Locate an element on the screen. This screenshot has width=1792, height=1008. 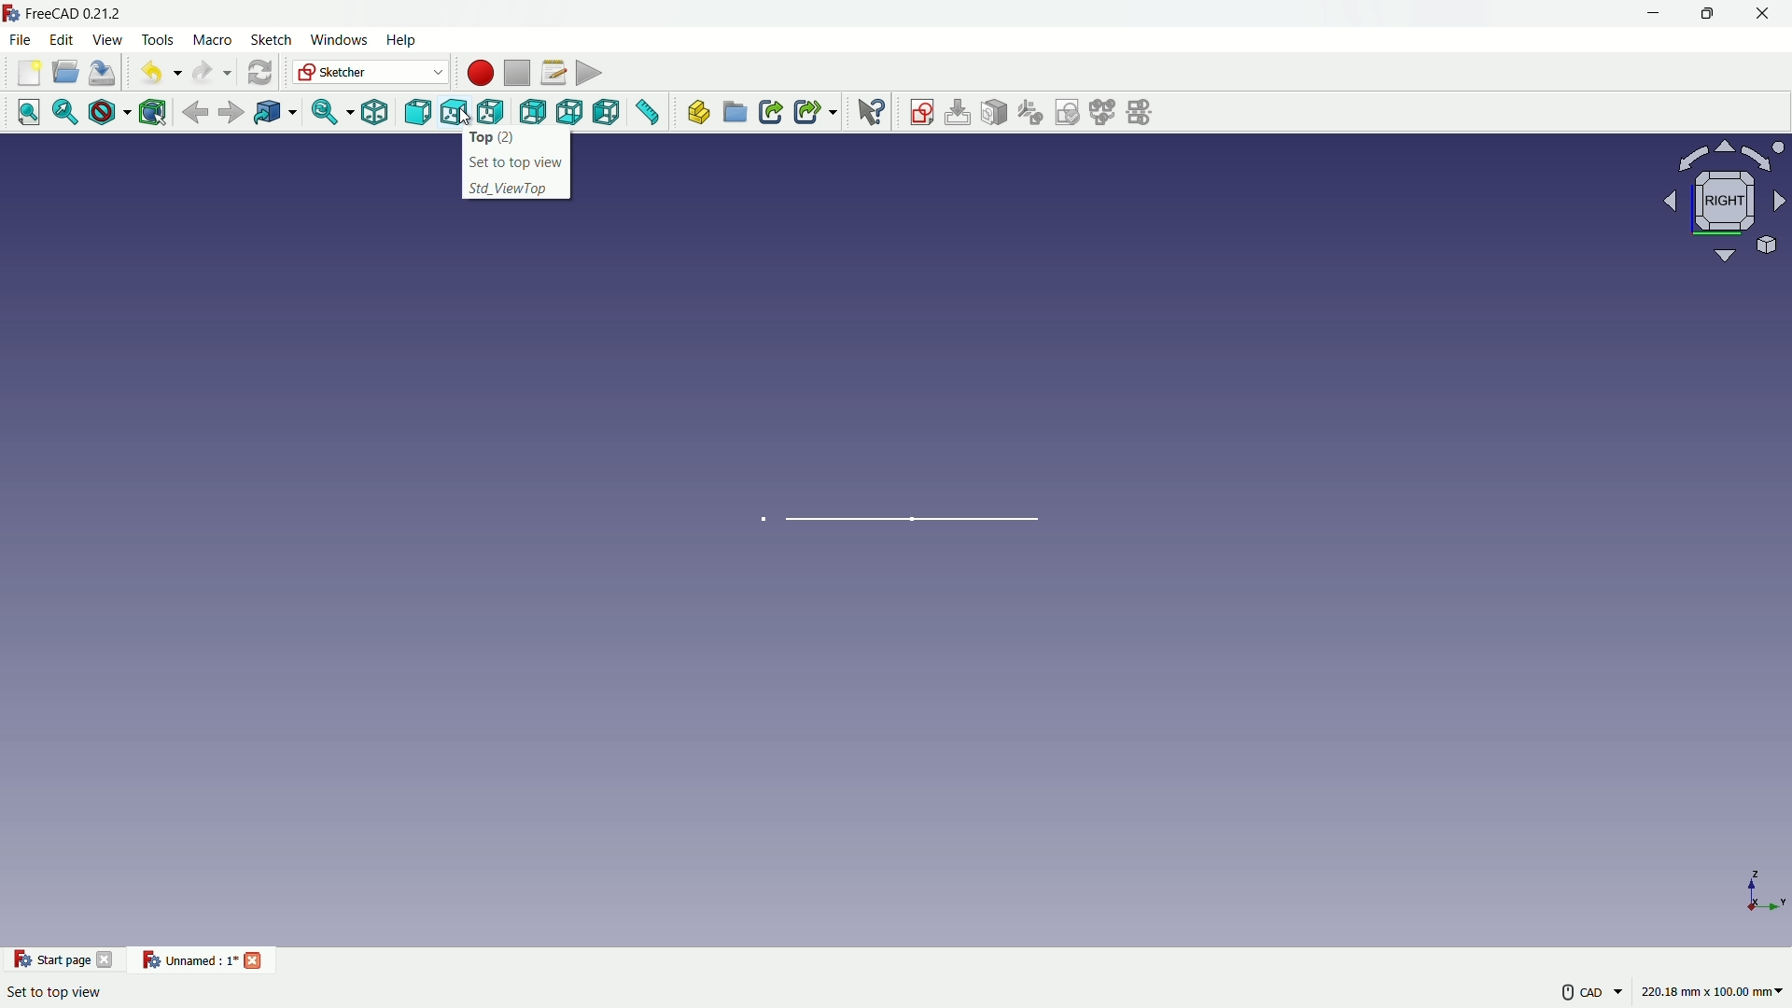
merge sketches is located at coordinates (1105, 113).